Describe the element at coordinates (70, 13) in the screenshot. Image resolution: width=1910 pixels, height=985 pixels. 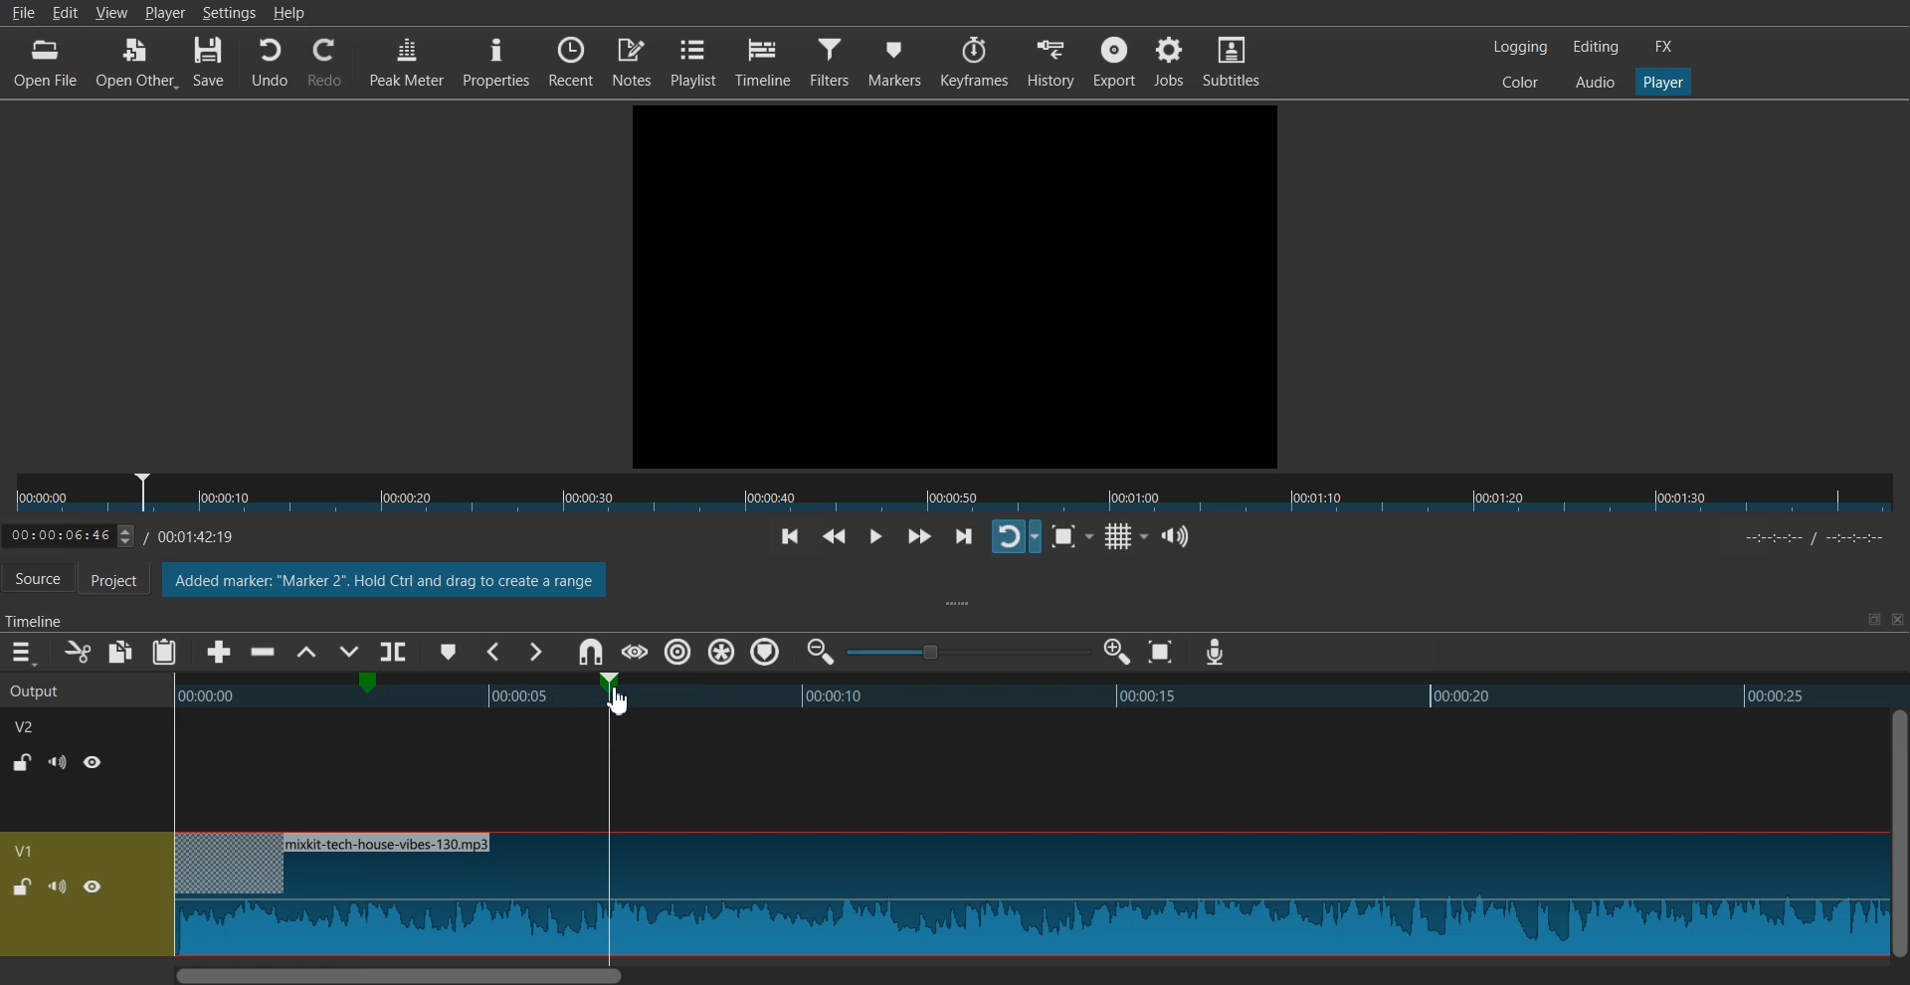
I see `Edit` at that location.